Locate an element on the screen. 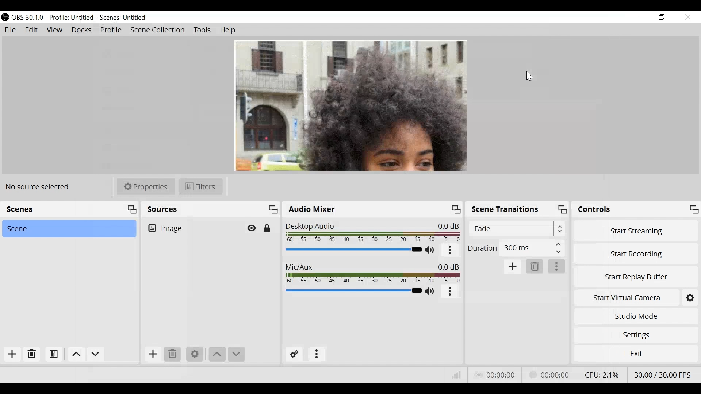 Image resolution: width=701 pixels, height=394 pixels. delete is located at coordinates (535, 267).